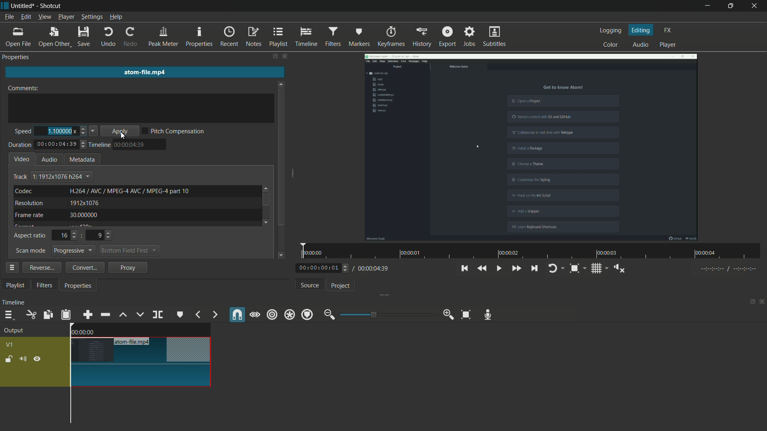  I want to click on metadata, so click(83, 160).